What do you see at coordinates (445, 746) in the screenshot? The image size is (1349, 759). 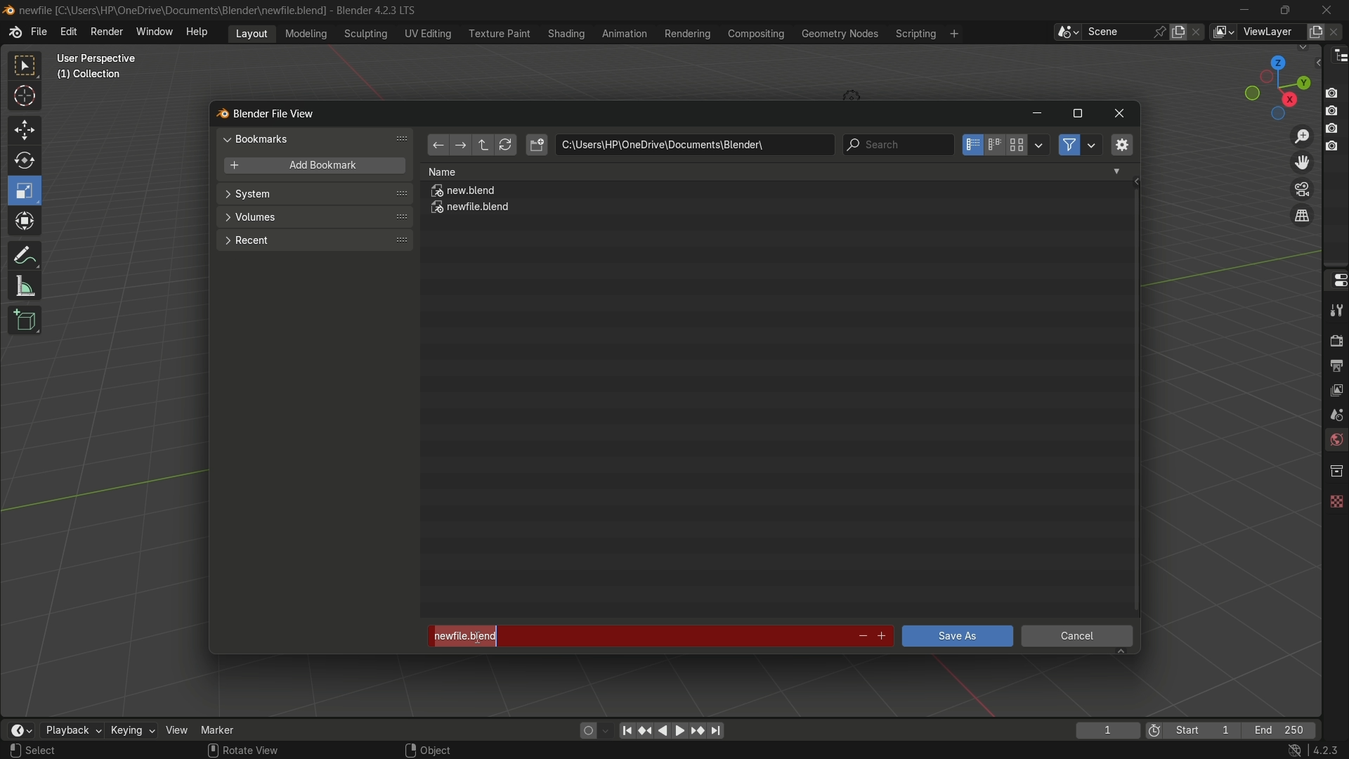 I see `Object` at bounding box center [445, 746].